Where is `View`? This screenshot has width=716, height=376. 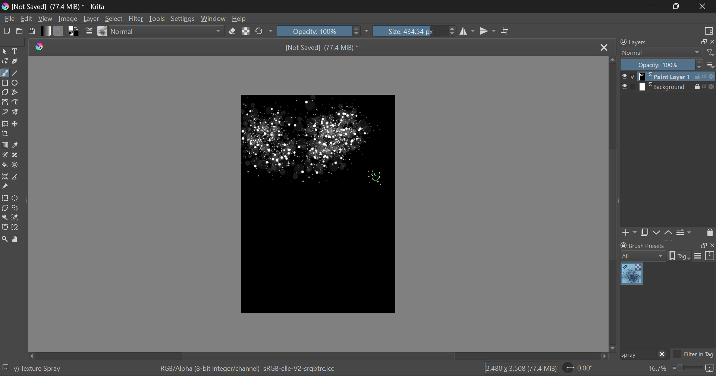 View is located at coordinates (47, 19).